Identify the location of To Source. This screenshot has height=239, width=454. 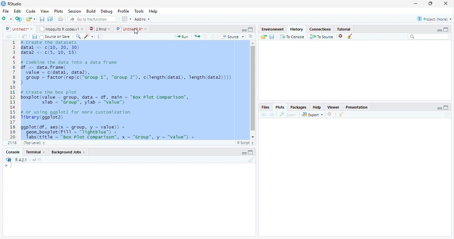
(322, 37).